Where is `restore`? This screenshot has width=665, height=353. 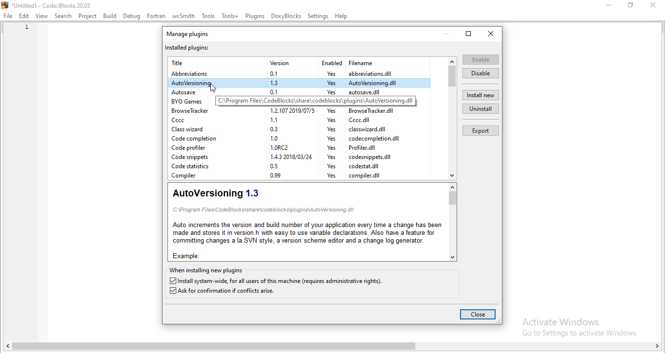 restore is located at coordinates (469, 34).